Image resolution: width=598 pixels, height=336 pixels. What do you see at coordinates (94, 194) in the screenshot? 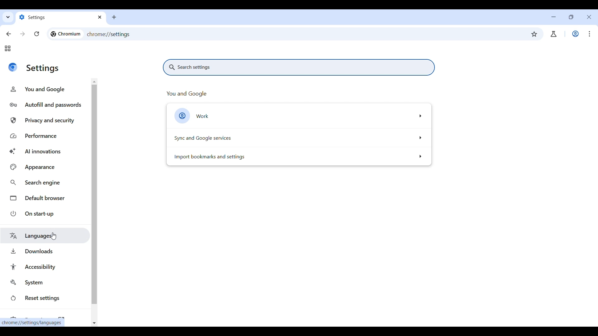
I see `Vertical slide bar` at bounding box center [94, 194].